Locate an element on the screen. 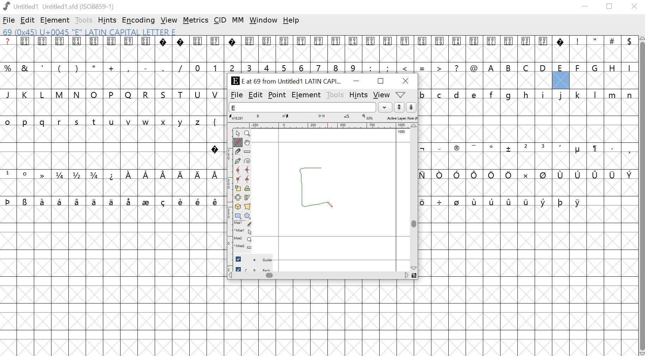 The width and height of the screenshot is (645, 356). empty cells is located at coordinates (529, 121).